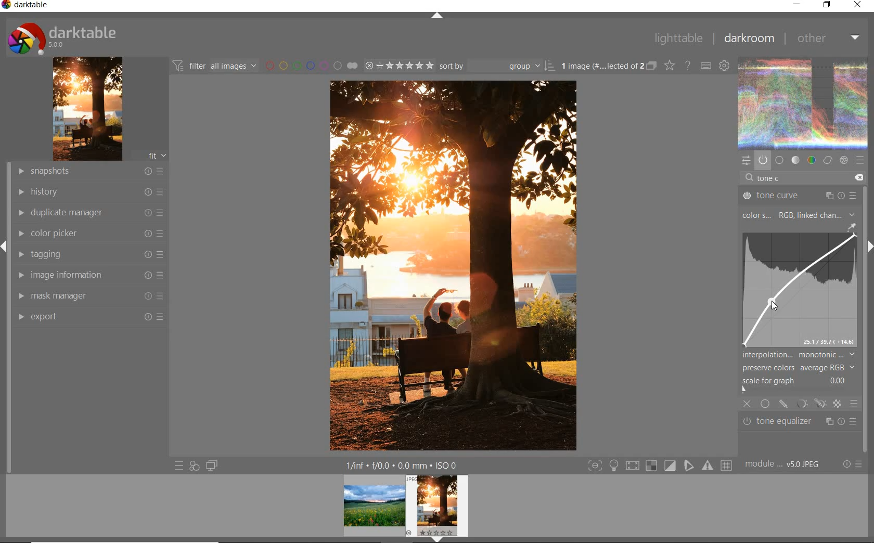 This screenshot has height=543, width=874. What do you see at coordinates (827, 160) in the screenshot?
I see `correct` at bounding box center [827, 160].